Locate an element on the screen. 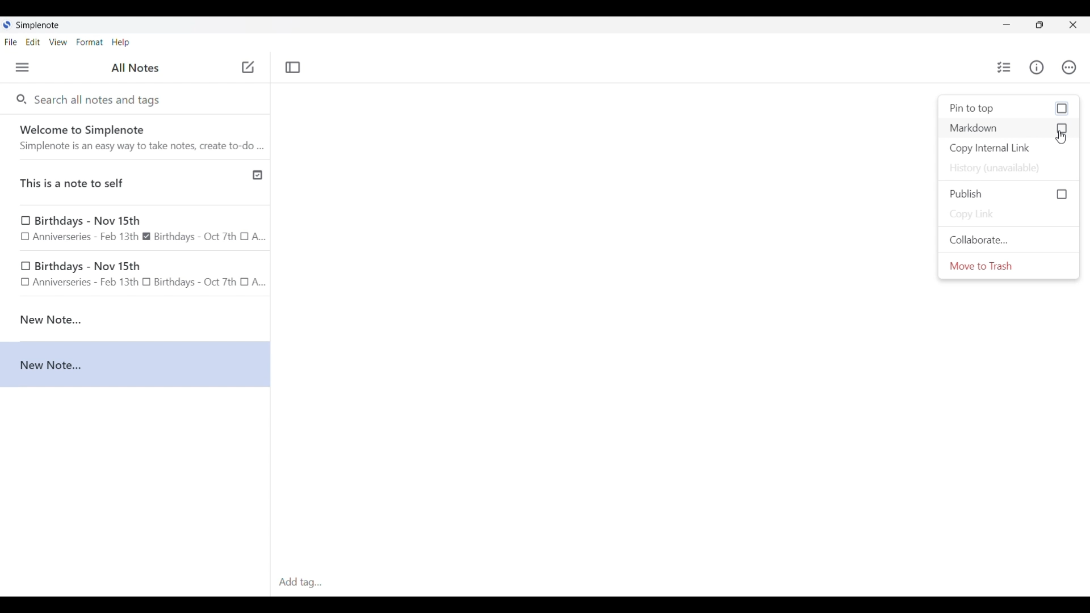  View menu is located at coordinates (58, 41).